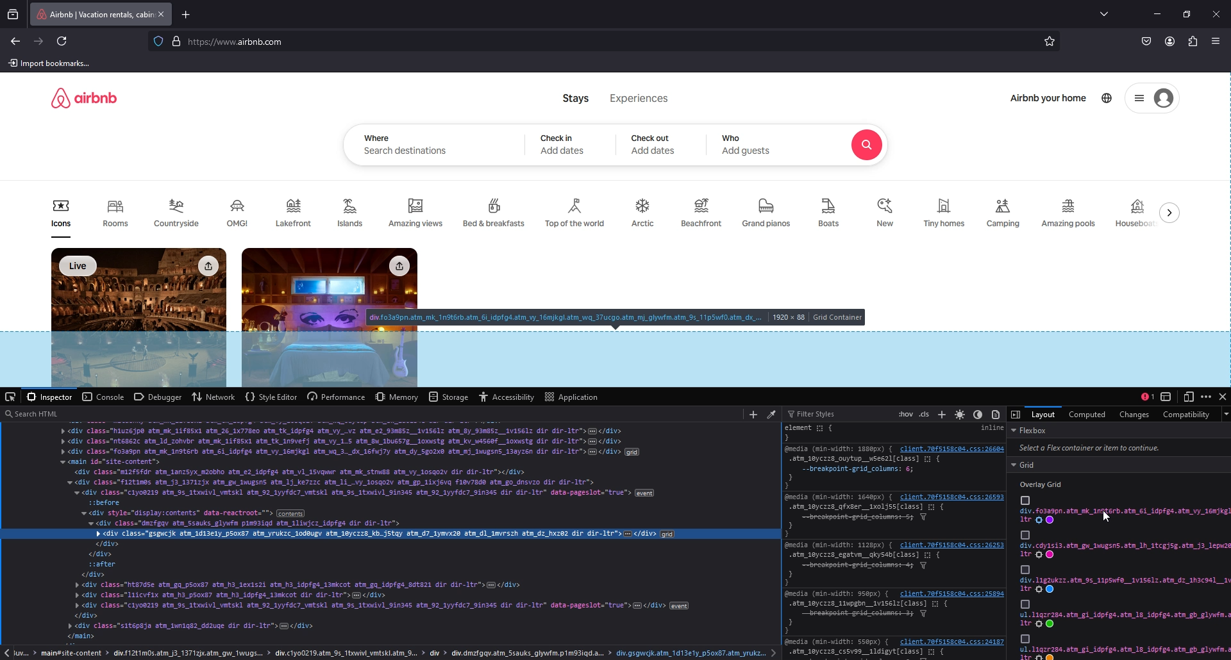 The height and width of the screenshot is (660, 1231). I want to click on inline, so click(991, 428).